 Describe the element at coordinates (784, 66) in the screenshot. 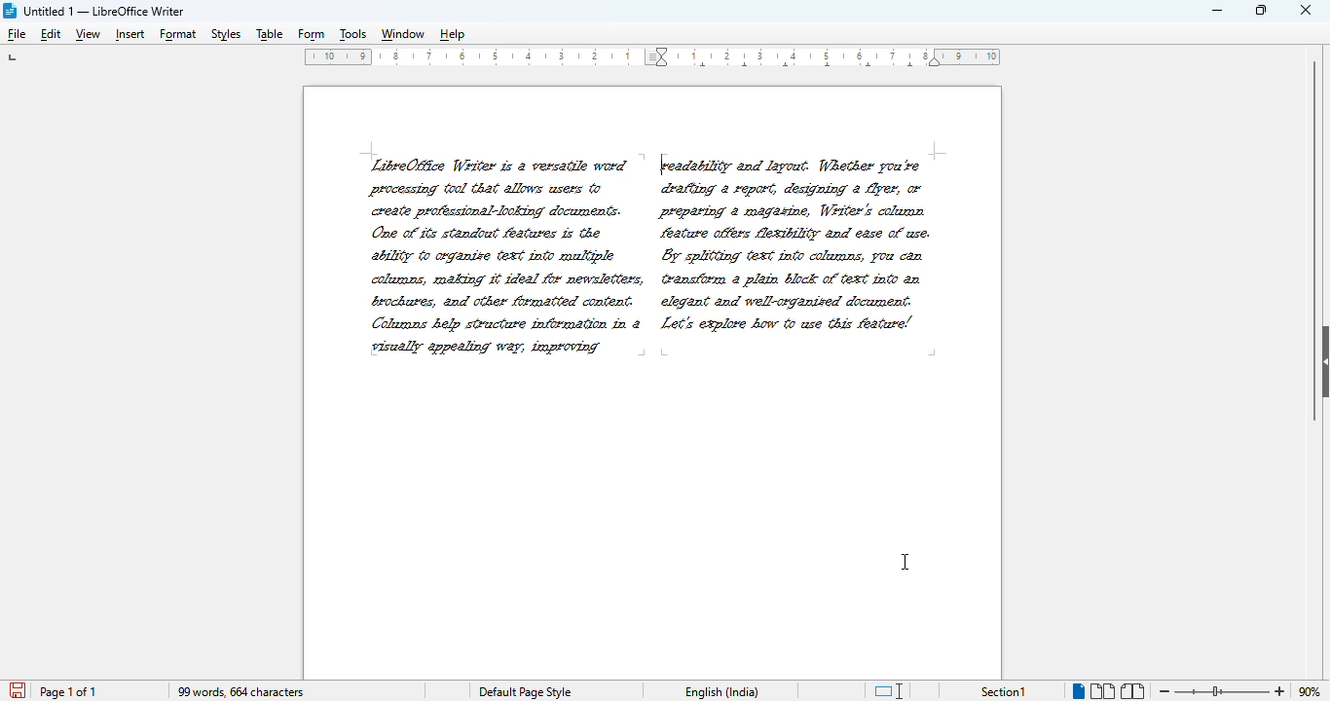

I see `center tab` at that location.